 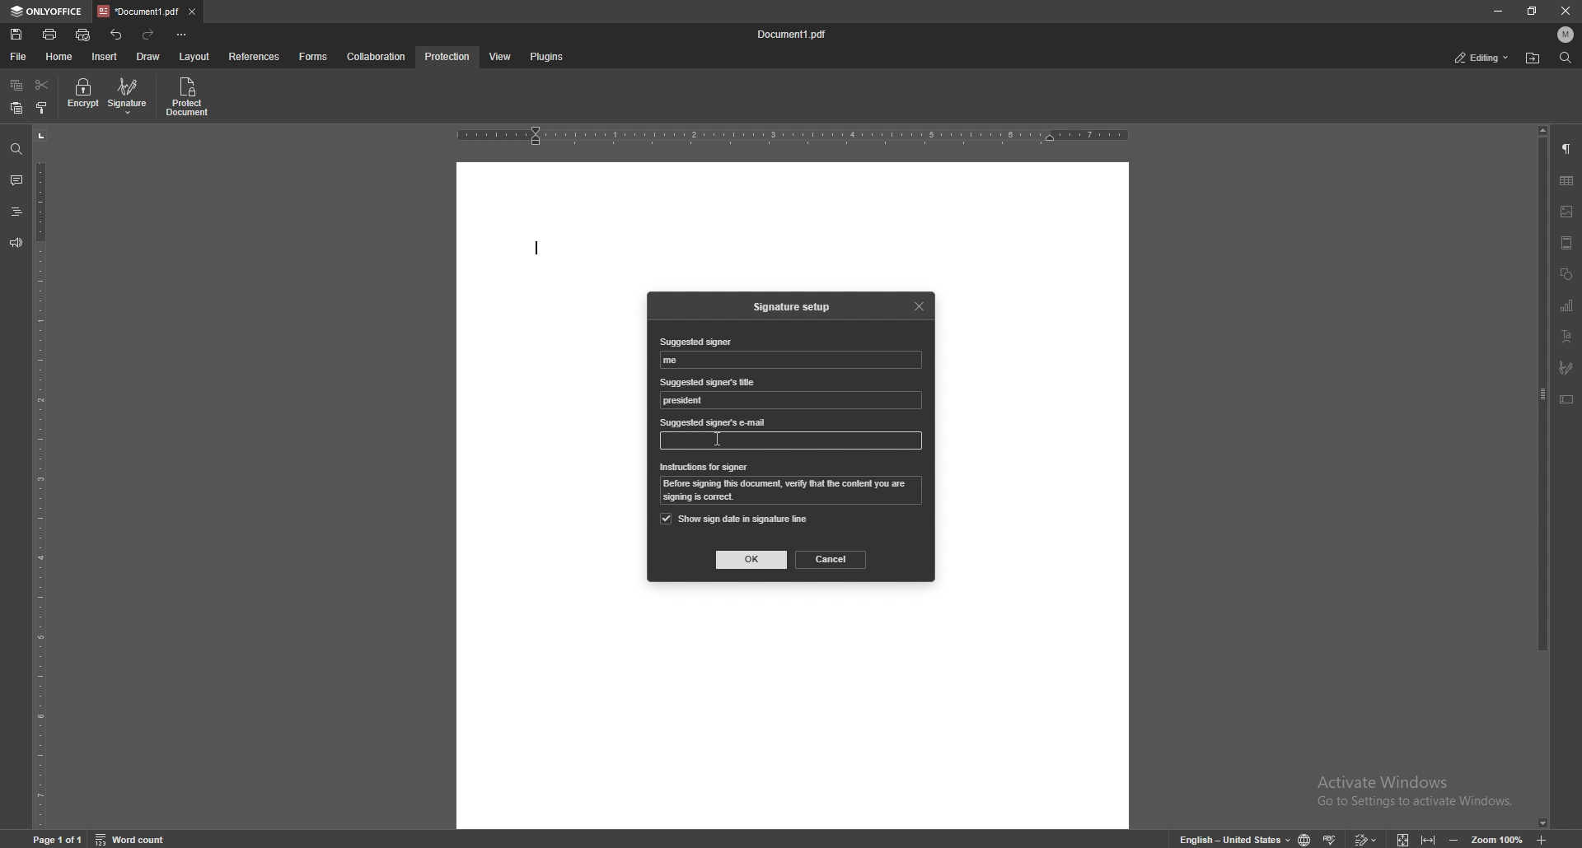 What do you see at coordinates (545, 58) in the screenshot?
I see `plugins` at bounding box center [545, 58].